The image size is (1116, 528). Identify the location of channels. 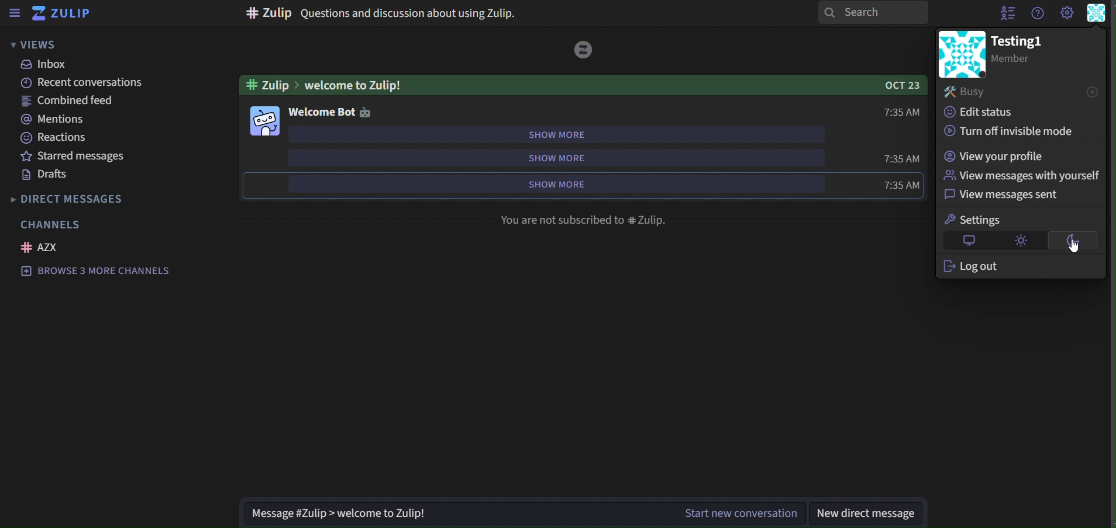
(49, 223).